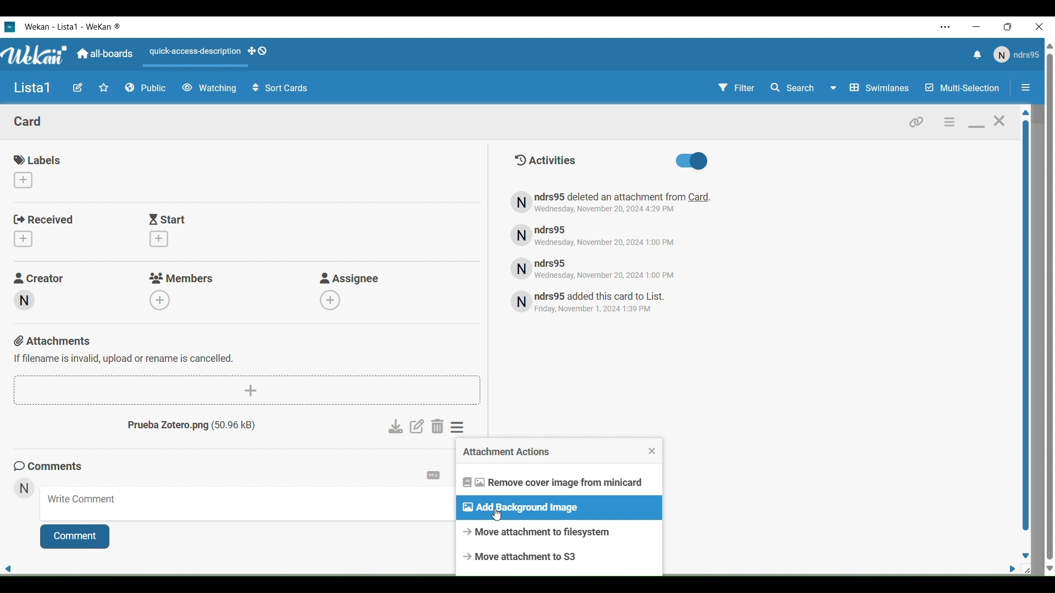 Image resolution: width=1055 pixels, height=593 pixels. I want to click on Maximize, so click(1011, 27).